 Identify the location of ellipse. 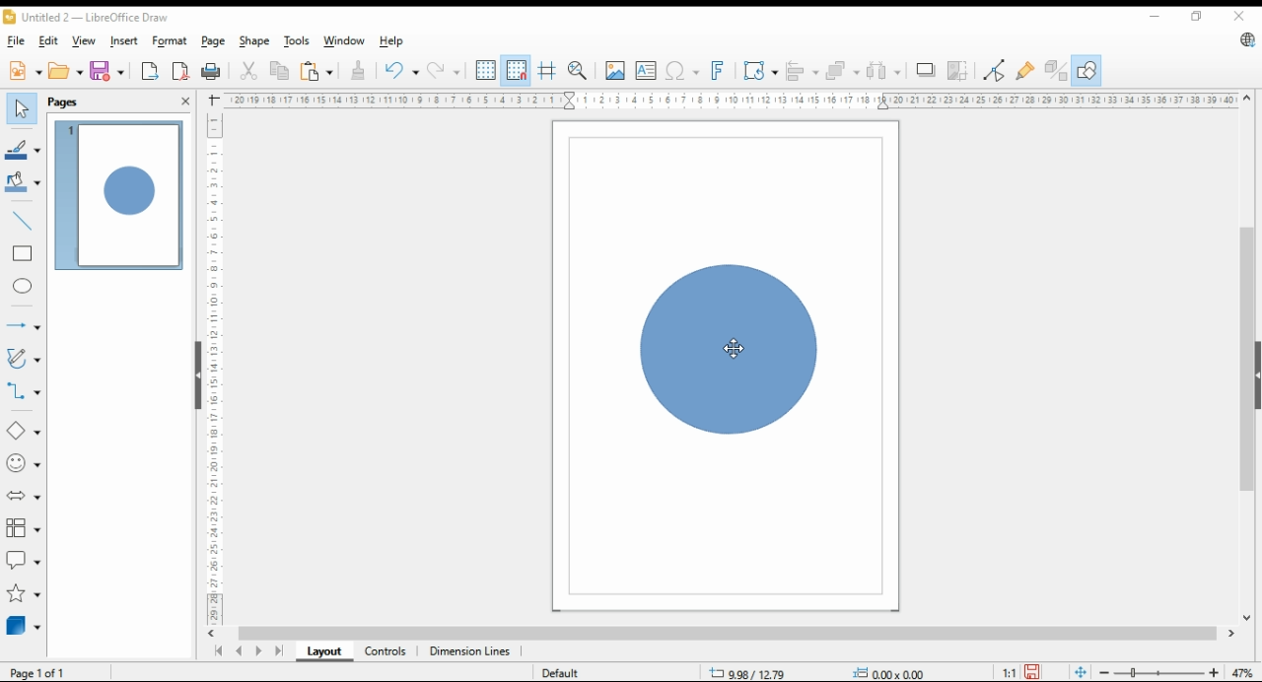
(22, 286).